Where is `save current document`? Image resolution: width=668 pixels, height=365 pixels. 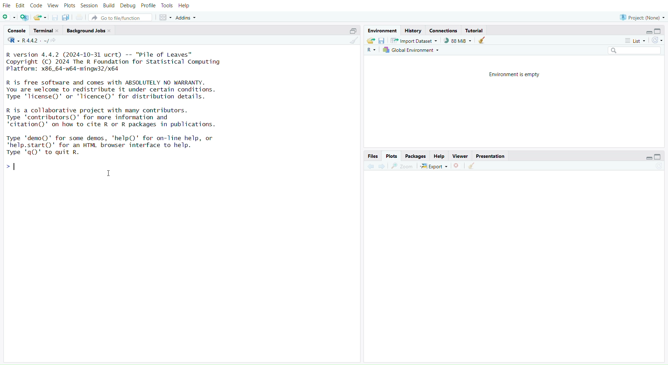 save current document is located at coordinates (55, 18).